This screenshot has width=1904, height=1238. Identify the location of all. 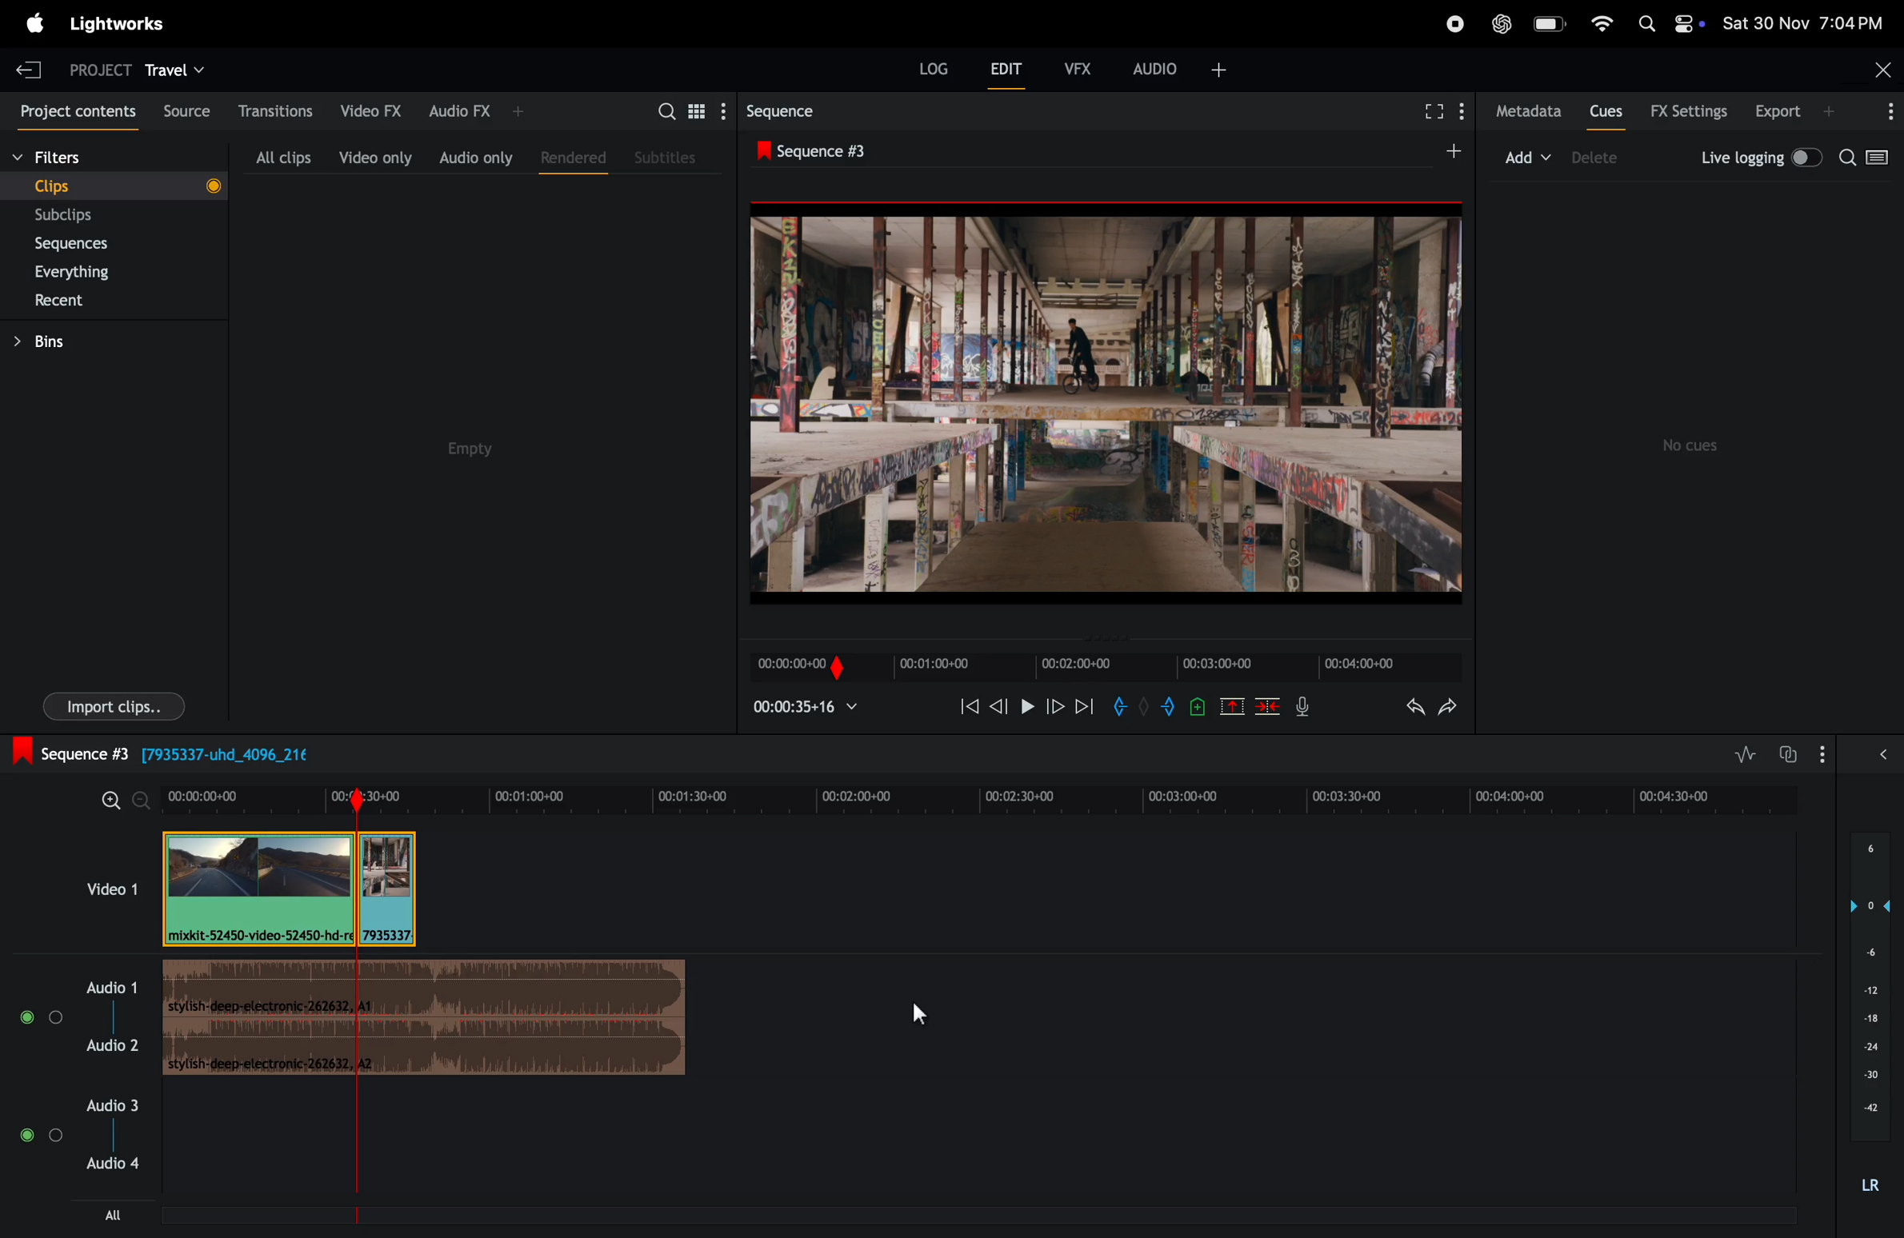
(107, 1221).